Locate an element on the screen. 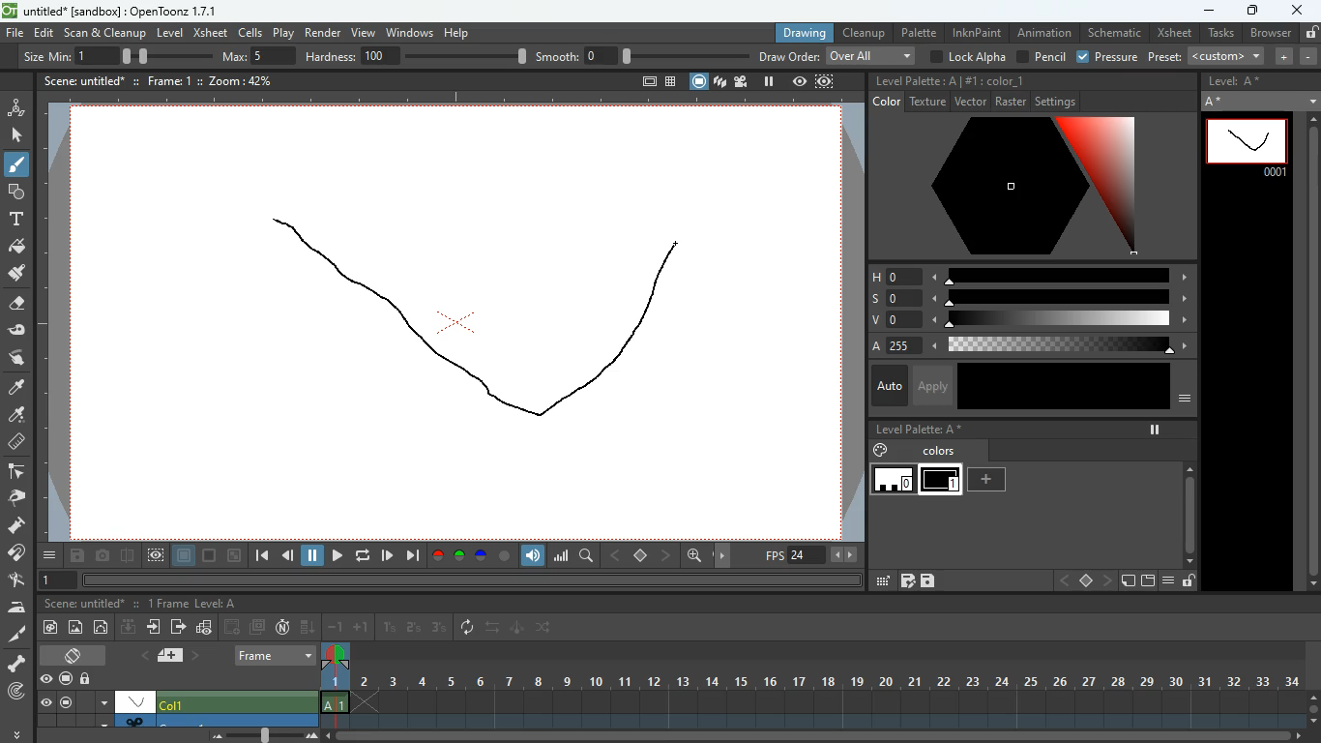 Image resolution: width=1321 pixels, height=743 pixels. erase is located at coordinates (15, 305).